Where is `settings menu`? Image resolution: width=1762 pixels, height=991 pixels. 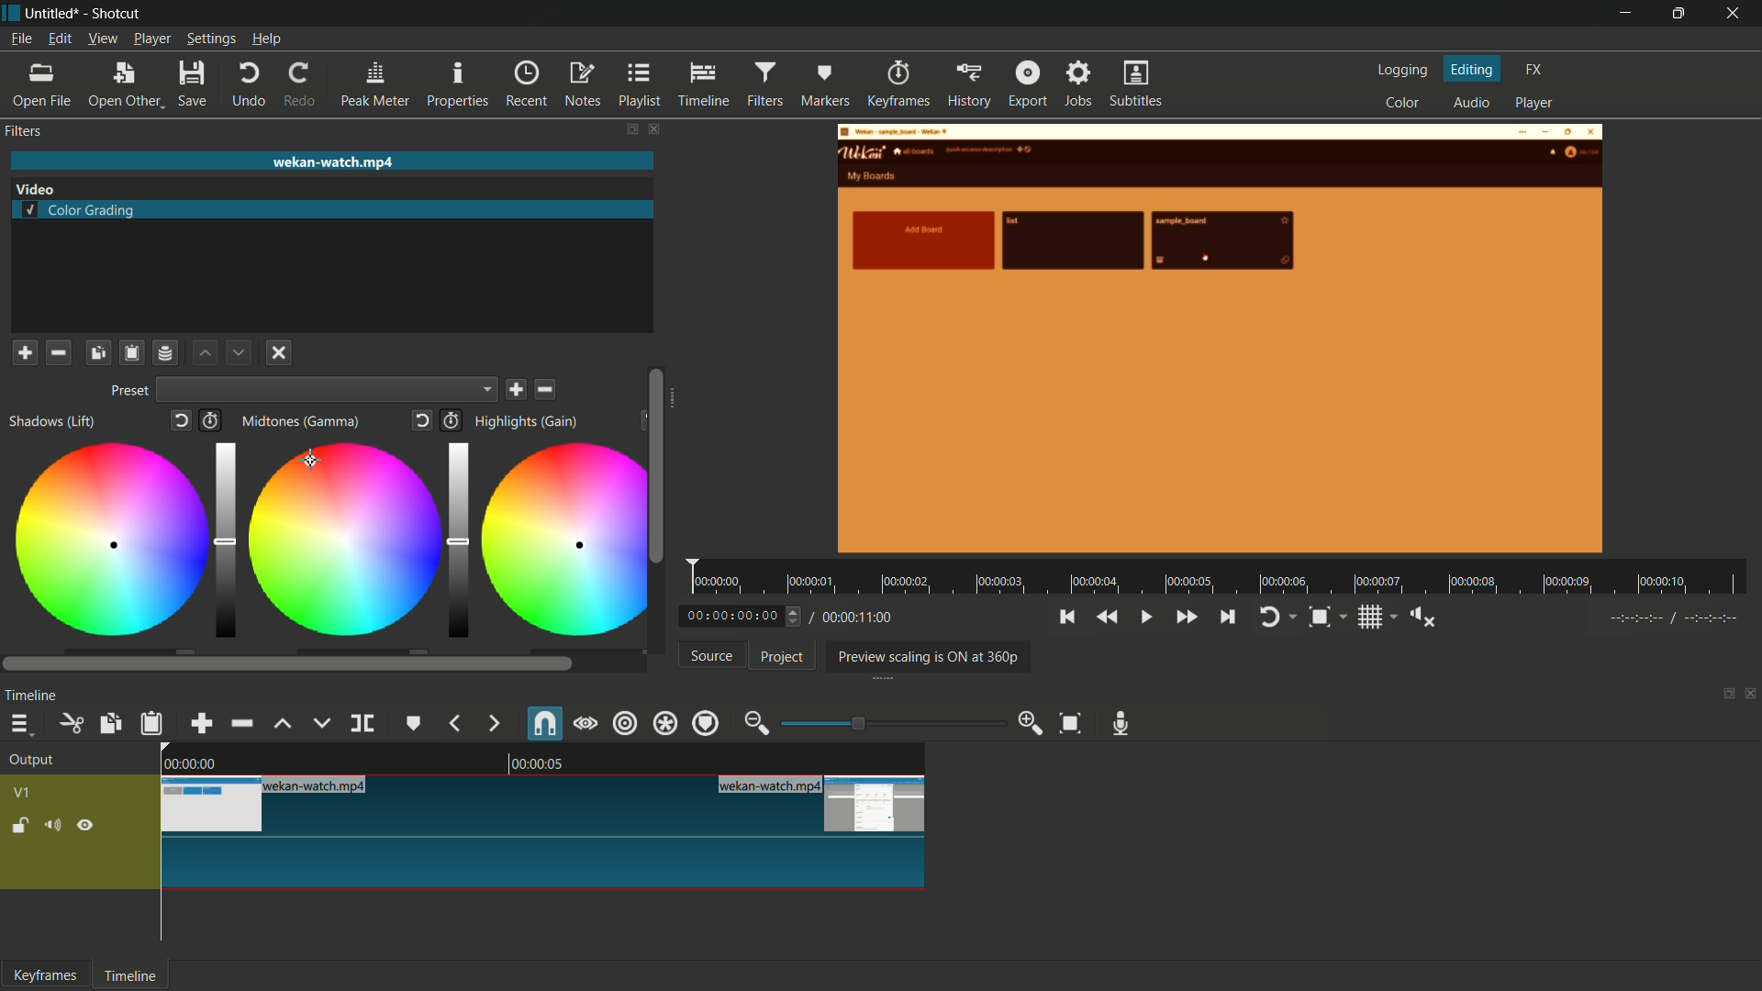
settings menu is located at coordinates (210, 39).